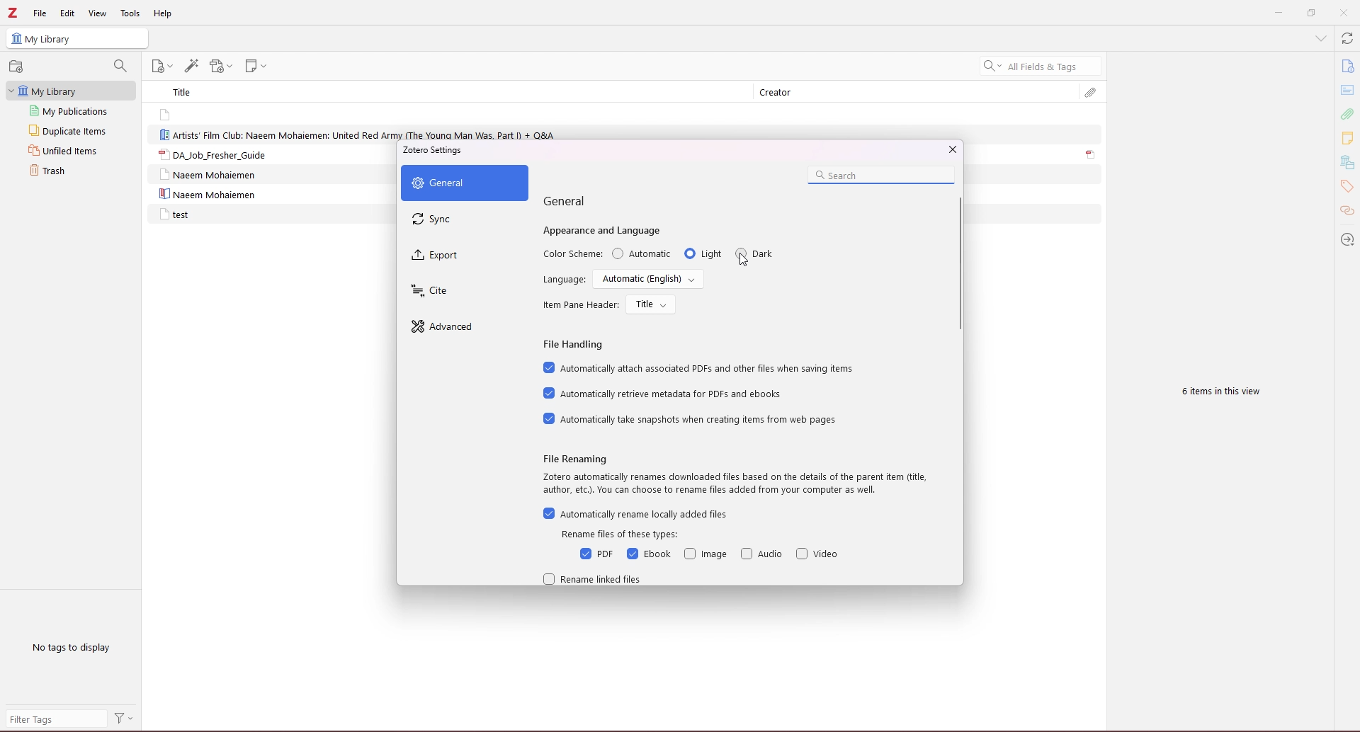 This screenshot has height=732, width=1360. Describe the element at coordinates (40, 13) in the screenshot. I see `file` at that location.